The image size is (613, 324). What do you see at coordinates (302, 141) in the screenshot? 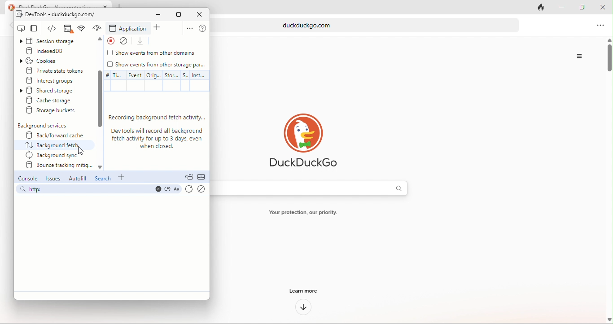
I see `duck duck go logo` at bounding box center [302, 141].